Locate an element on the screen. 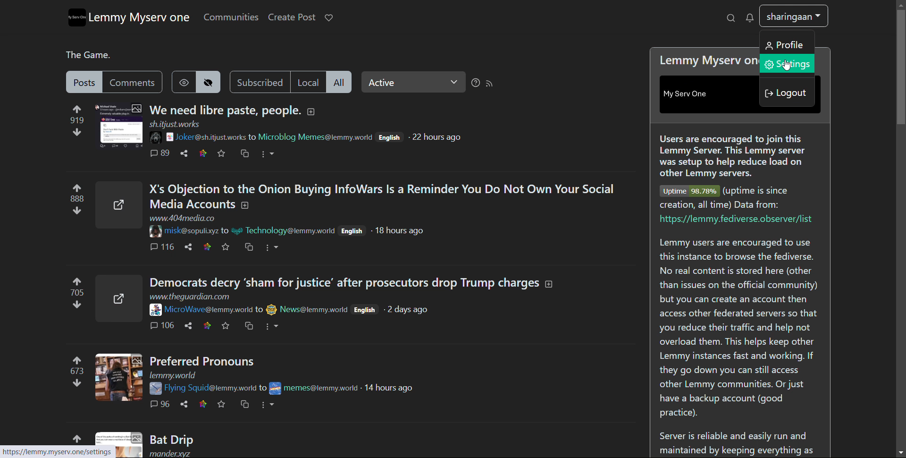 Image resolution: width=906 pixels, height=458 pixels. We need libre paste, people. is located at coordinates (224, 110).